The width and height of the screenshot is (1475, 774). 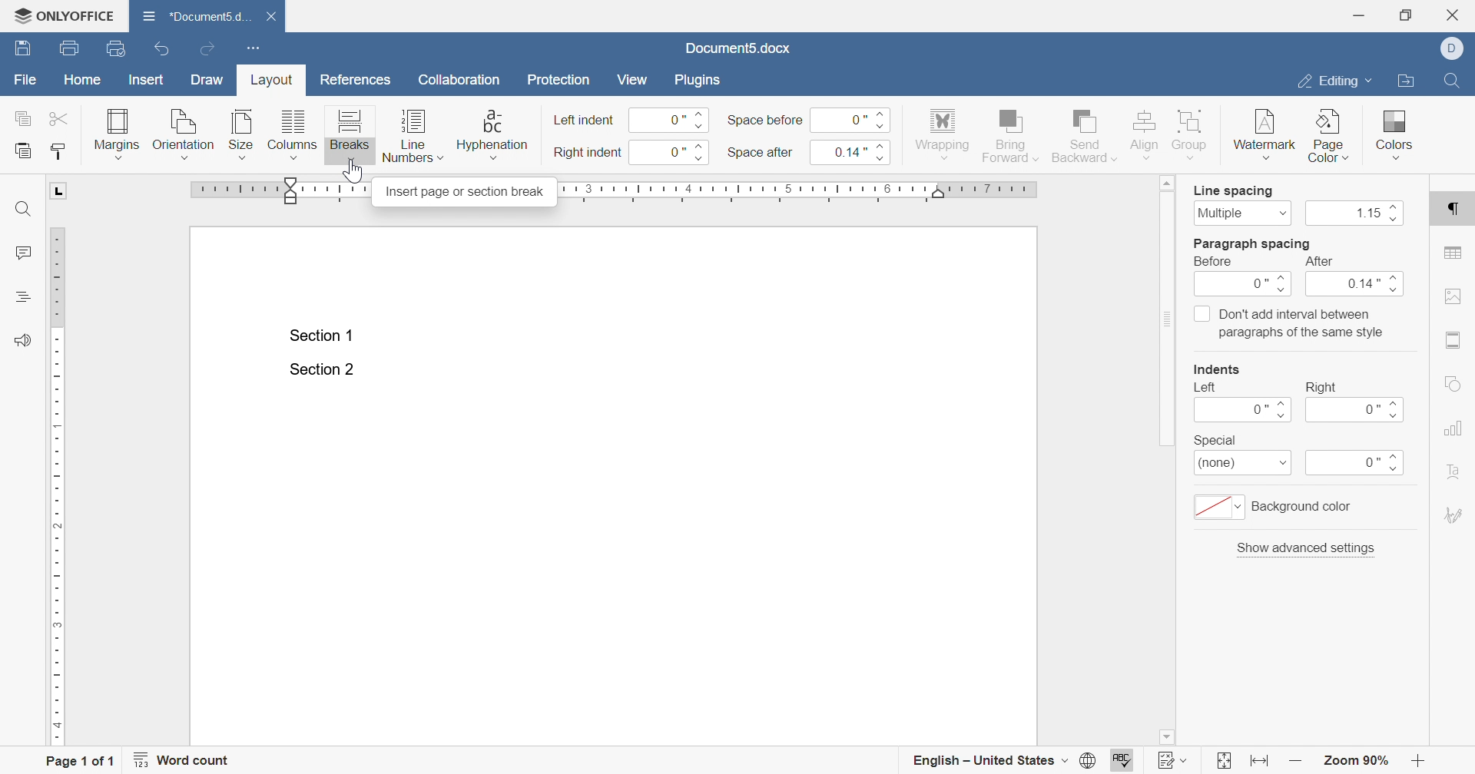 What do you see at coordinates (185, 759) in the screenshot?
I see `word count` at bounding box center [185, 759].